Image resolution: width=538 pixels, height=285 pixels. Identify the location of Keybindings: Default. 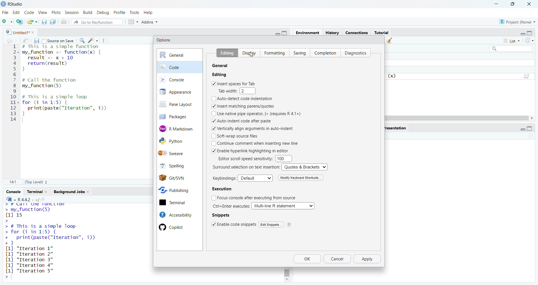
(241, 178).